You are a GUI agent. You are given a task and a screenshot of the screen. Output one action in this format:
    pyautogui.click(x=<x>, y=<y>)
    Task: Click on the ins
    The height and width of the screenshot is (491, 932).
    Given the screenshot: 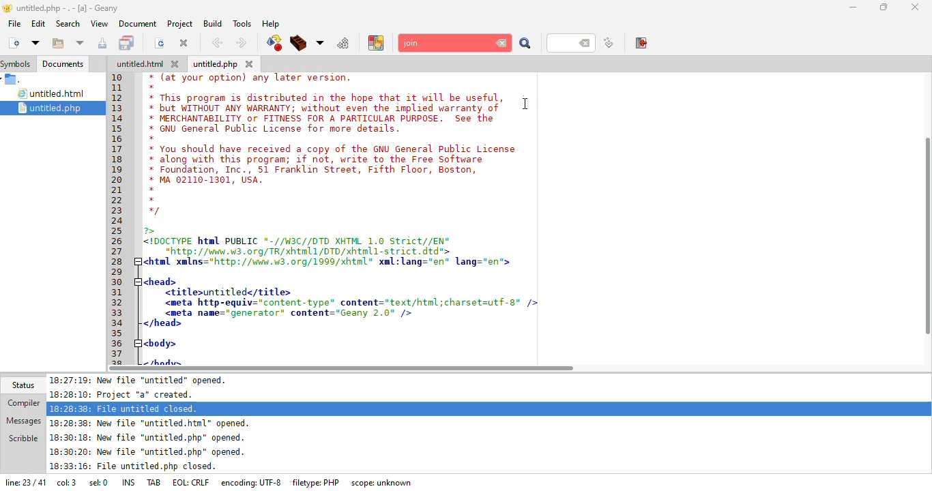 What is the action you would take?
    pyautogui.click(x=130, y=481)
    